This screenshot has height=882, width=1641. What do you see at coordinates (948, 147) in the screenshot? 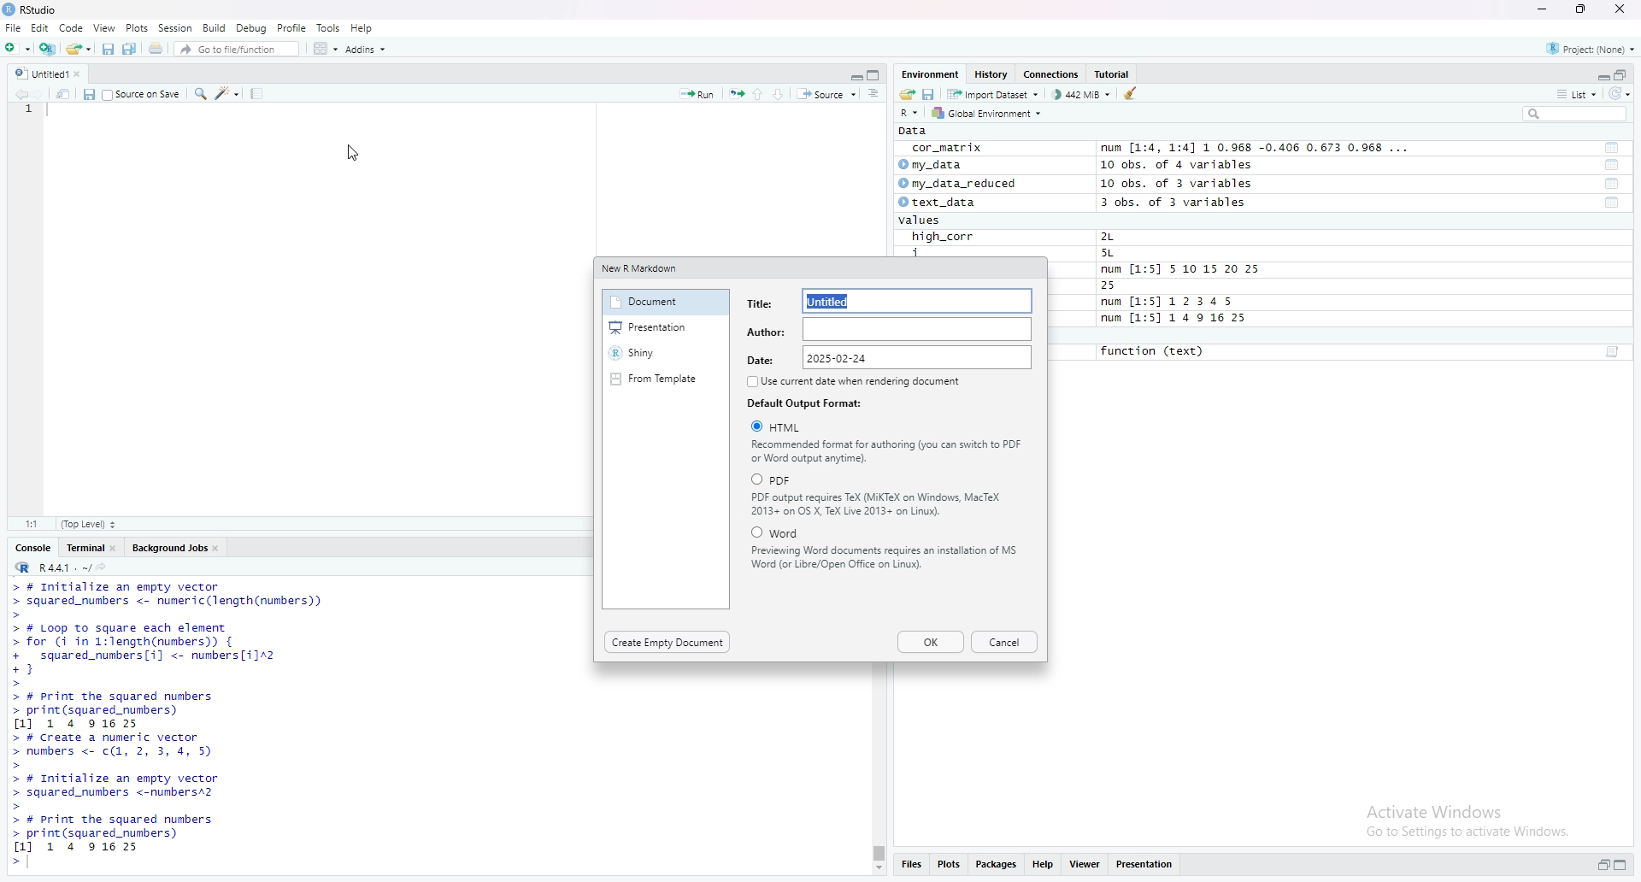
I see `cor_matrix` at bounding box center [948, 147].